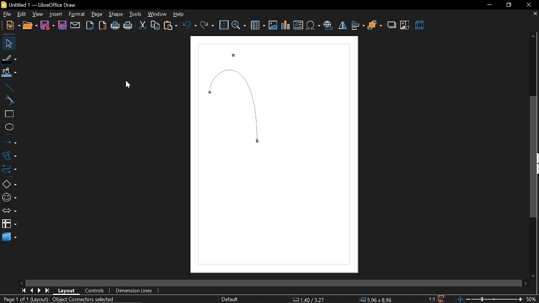 The width and height of the screenshot is (539, 303). What do you see at coordinates (95, 291) in the screenshot?
I see `controls` at bounding box center [95, 291].